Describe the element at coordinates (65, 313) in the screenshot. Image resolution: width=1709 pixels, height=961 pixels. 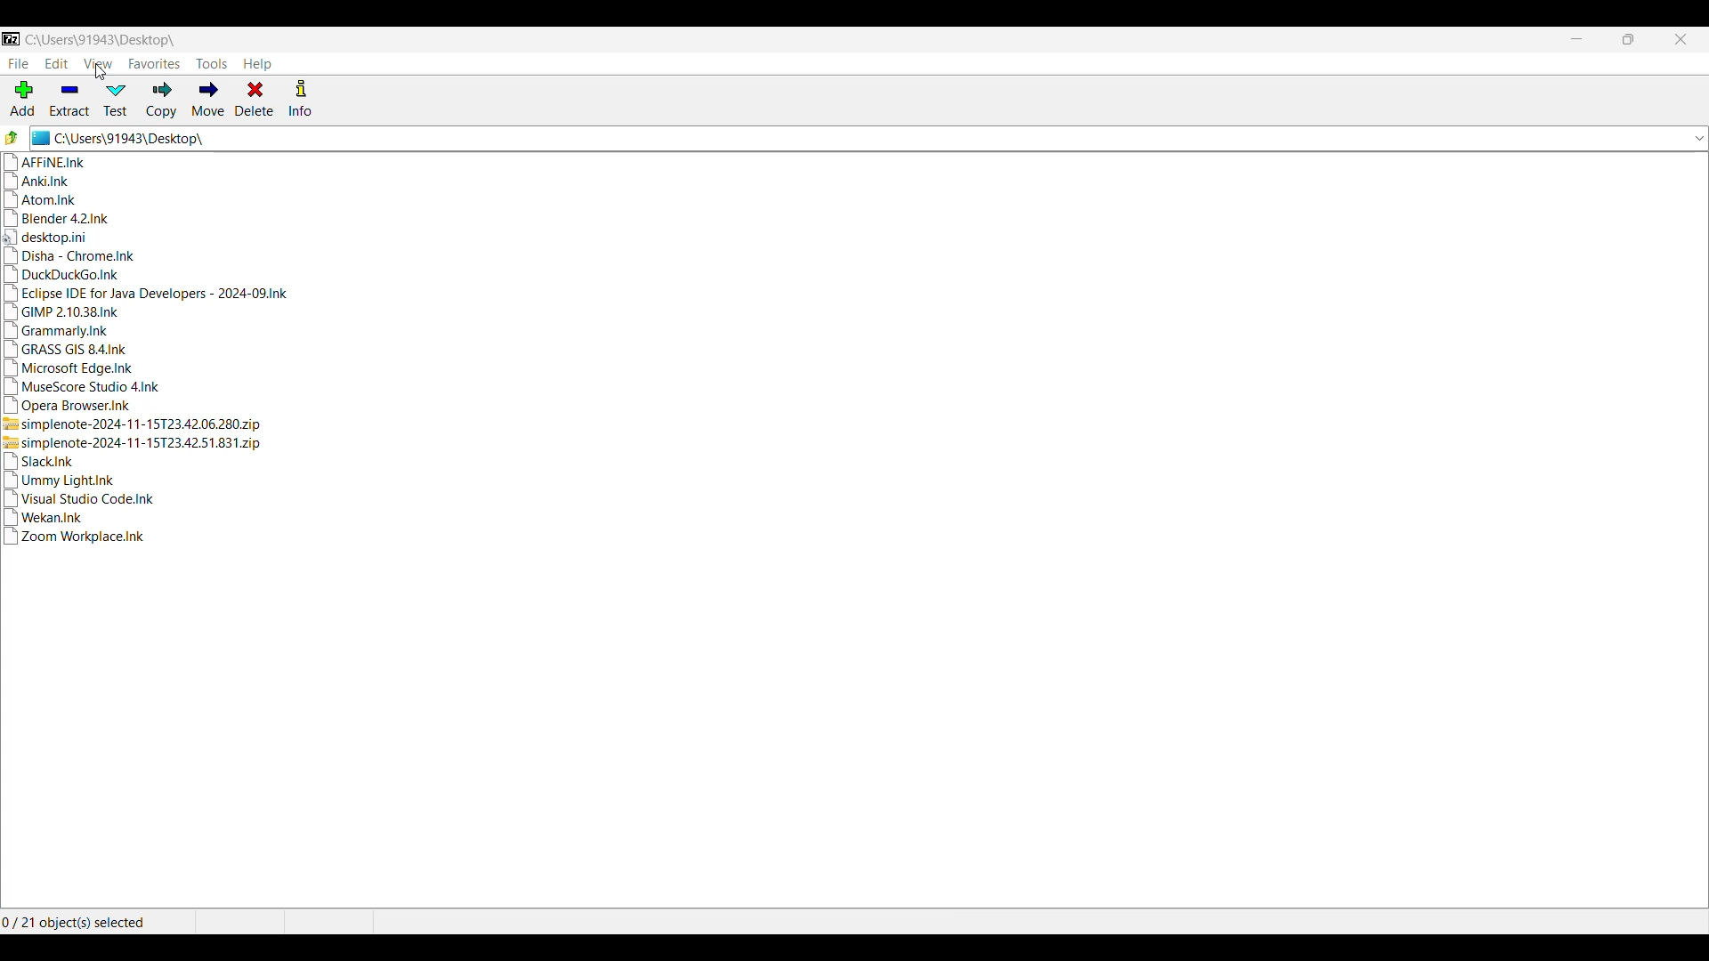
I see `GIMP 2.10.38.Ink` at that location.